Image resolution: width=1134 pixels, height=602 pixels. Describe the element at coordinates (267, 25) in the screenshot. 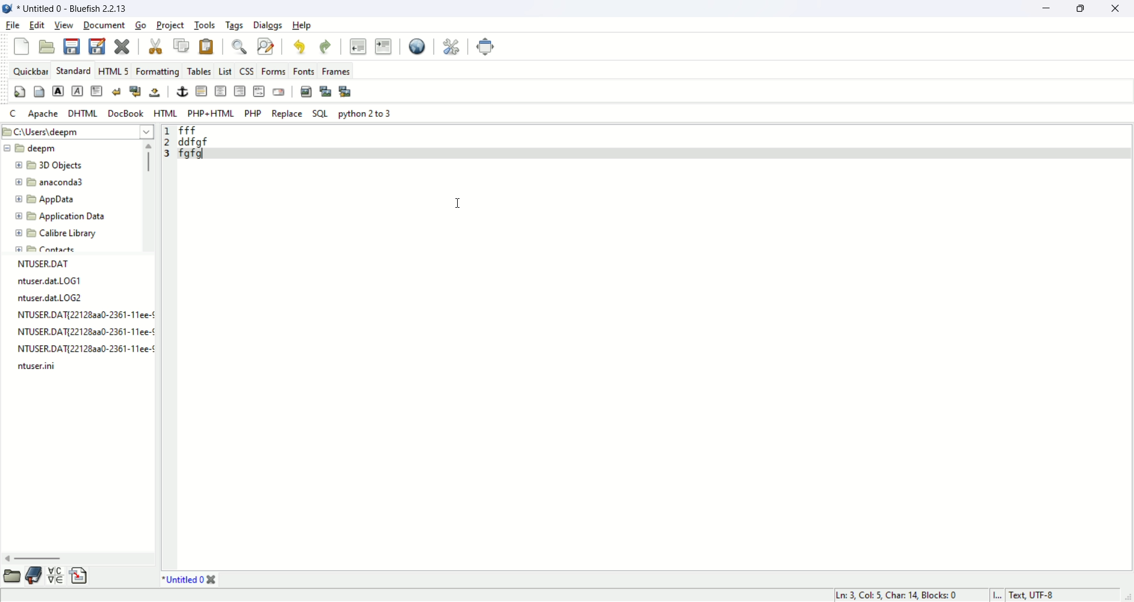

I see `dialogs` at that location.